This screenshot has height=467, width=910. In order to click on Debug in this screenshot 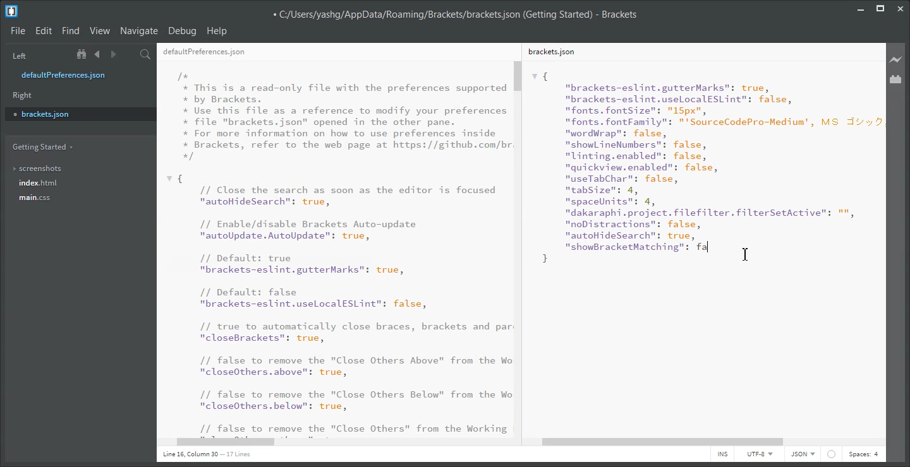, I will do `click(183, 32)`.